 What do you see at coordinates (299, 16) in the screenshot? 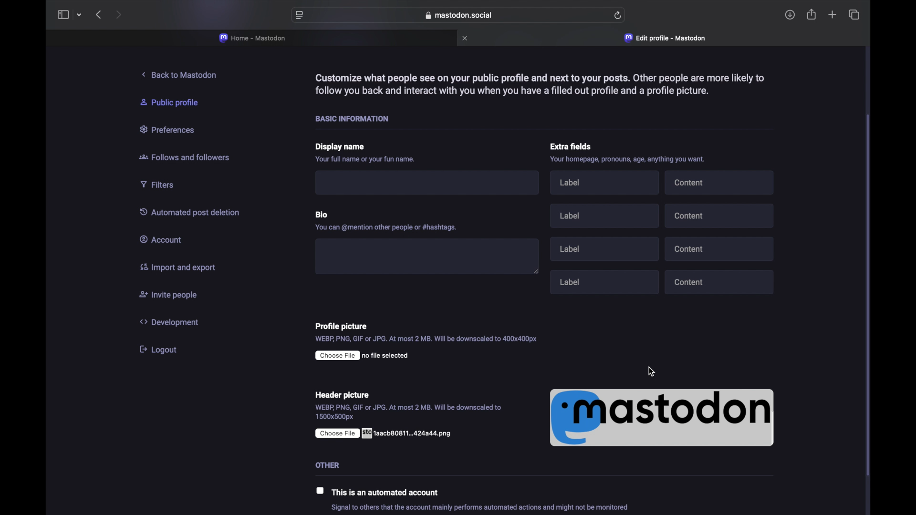
I see `website preferences` at bounding box center [299, 16].